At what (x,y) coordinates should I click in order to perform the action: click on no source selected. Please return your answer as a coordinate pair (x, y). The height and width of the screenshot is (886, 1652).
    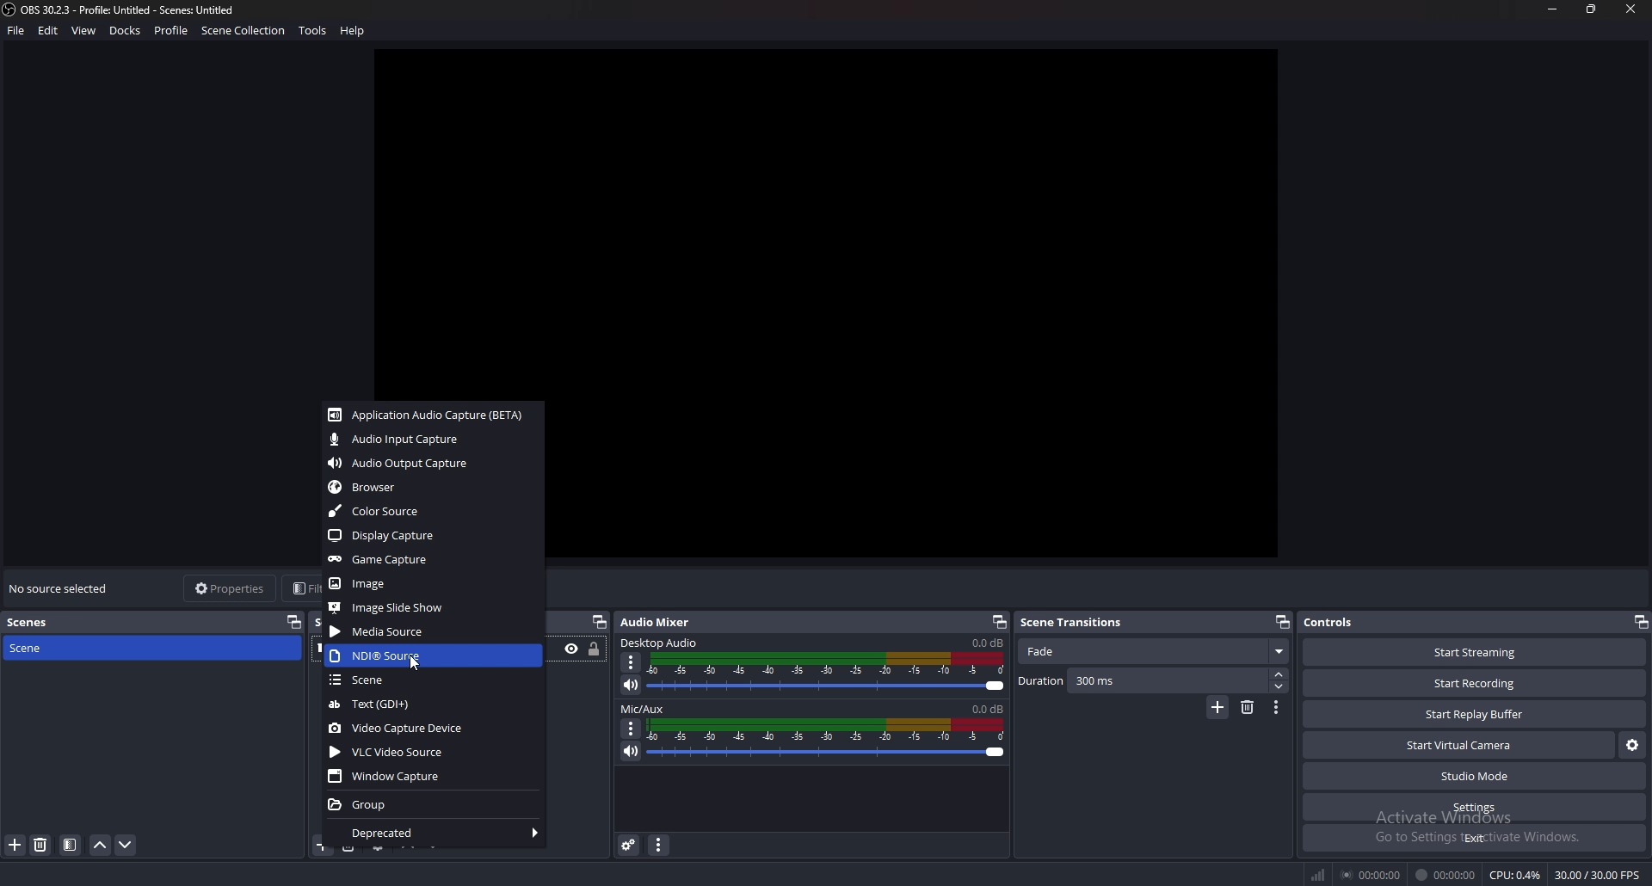
    Looking at the image, I should click on (61, 588).